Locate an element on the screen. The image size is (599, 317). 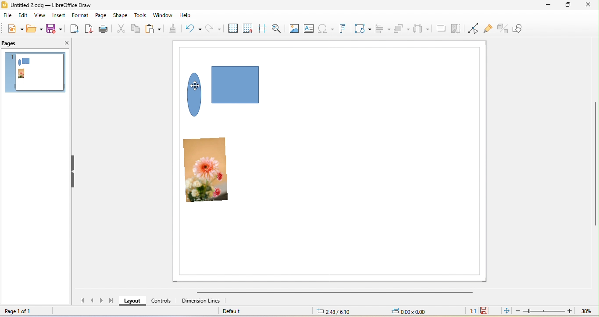
0.00x0.00 is located at coordinates (415, 312).